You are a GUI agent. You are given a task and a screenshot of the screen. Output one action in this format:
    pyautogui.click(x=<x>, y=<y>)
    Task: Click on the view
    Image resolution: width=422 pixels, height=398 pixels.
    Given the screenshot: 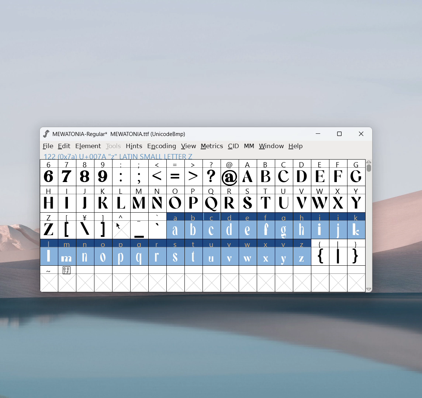 What is the action you would take?
    pyautogui.click(x=188, y=146)
    